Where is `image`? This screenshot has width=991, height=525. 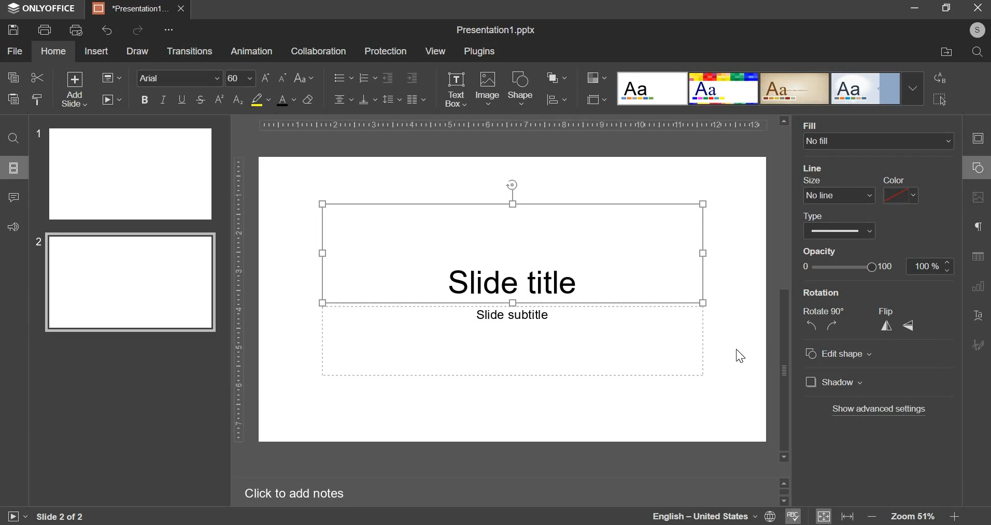
image is located at coordinates (488, 87).